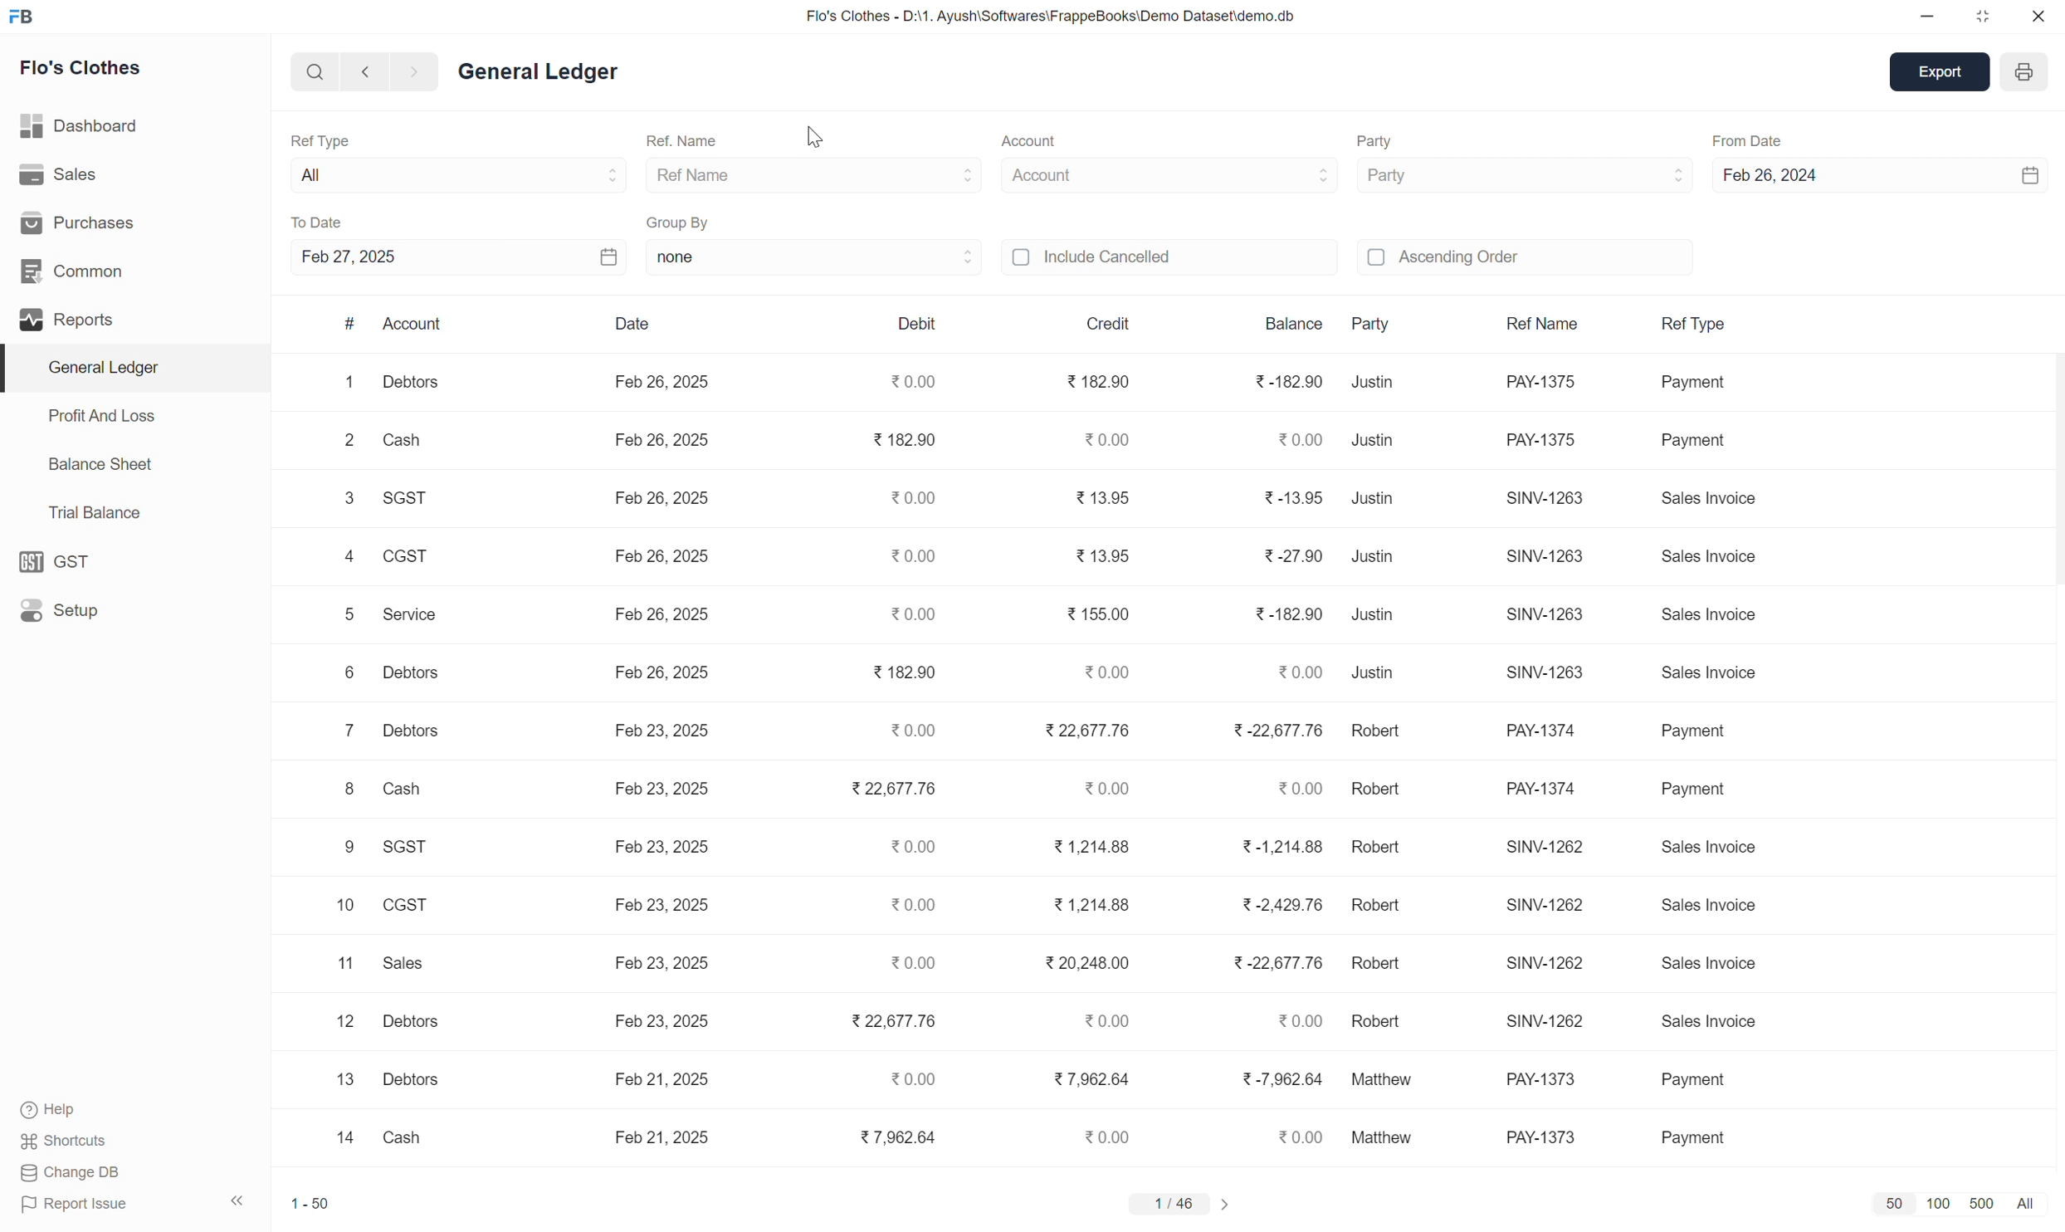  I want to click on feb 26, 2025, so click(658, 789).